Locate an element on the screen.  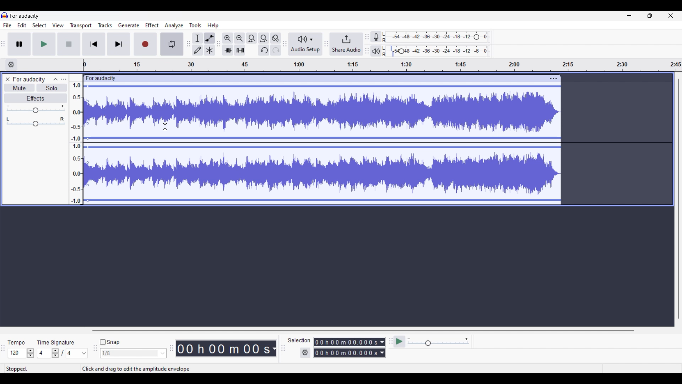
Track settings is located at coordinates (554, 79).